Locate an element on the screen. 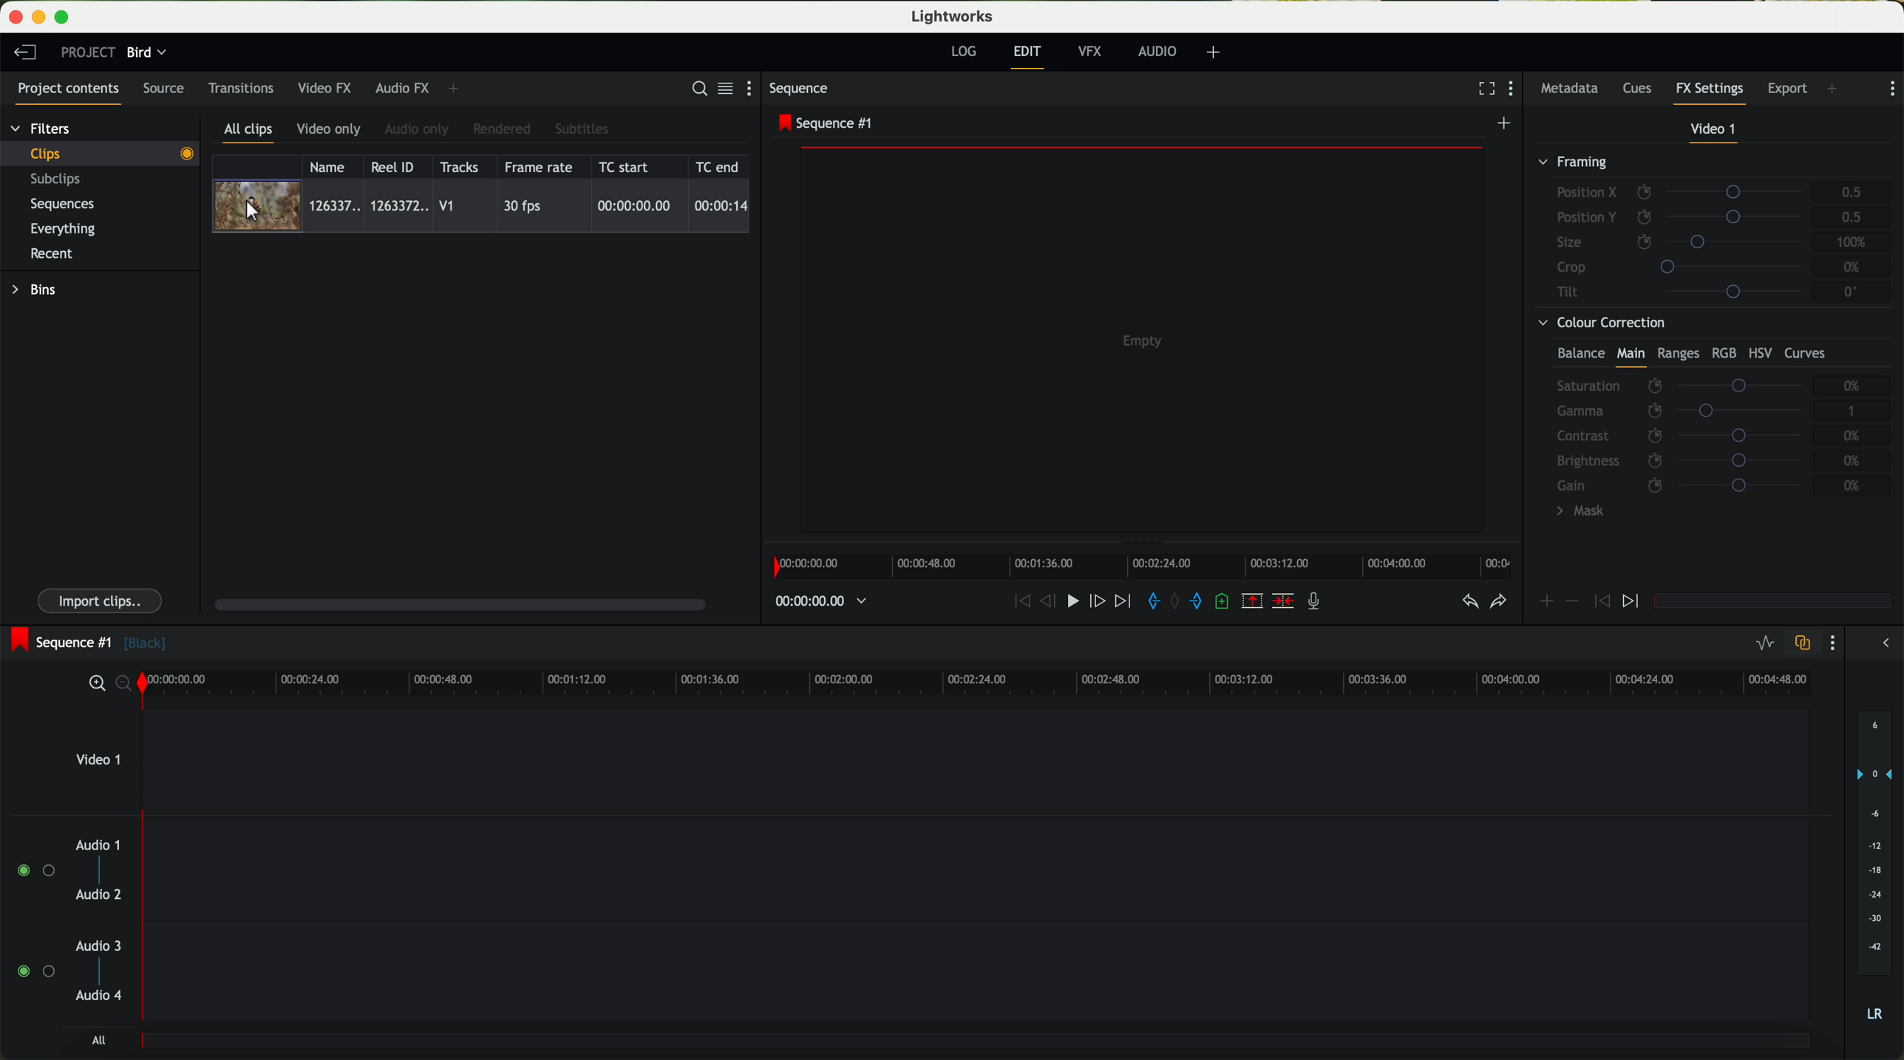 The width and height of the screenshot is (1904, 1060). project is located at coordinates (88, 52).